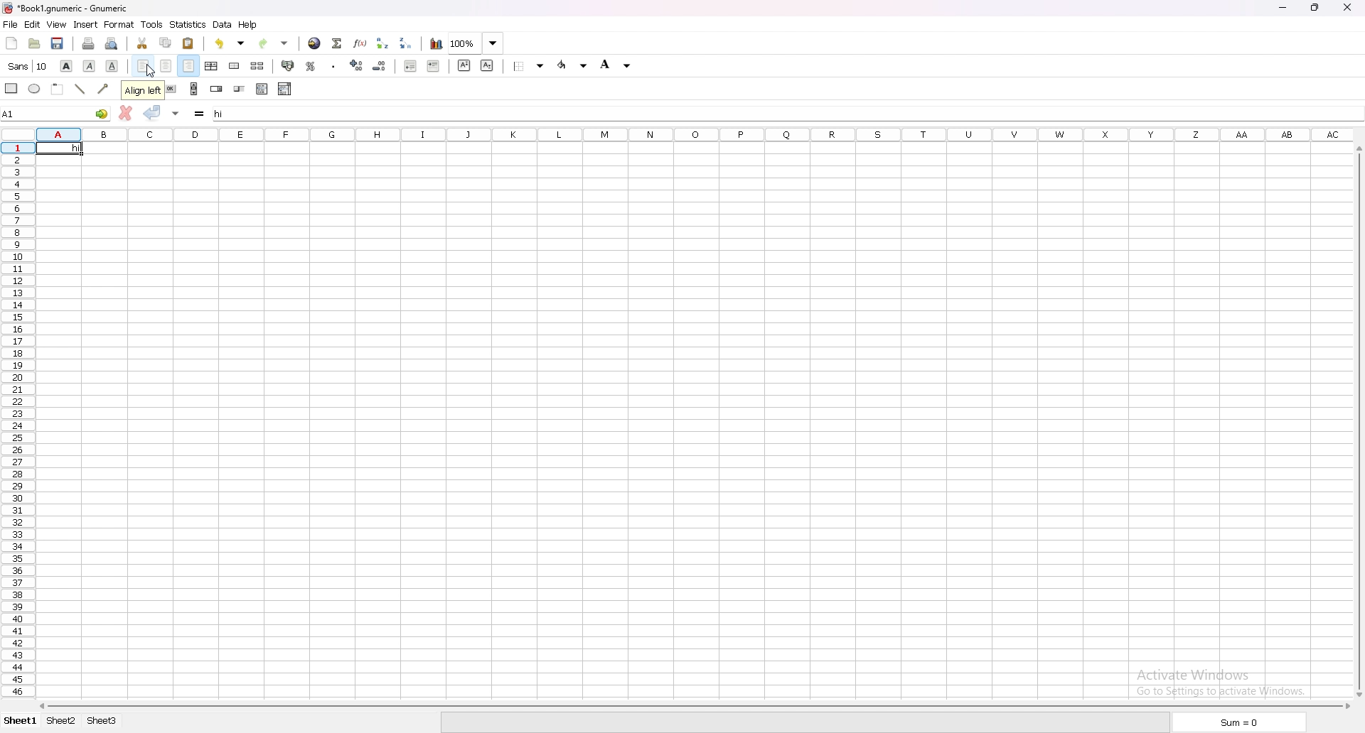 This screenshot has height=733, width=1365. What do you see at coordinates (478, 44) in the screenshot?
I see `zoom` at bounding box center [478, 44].